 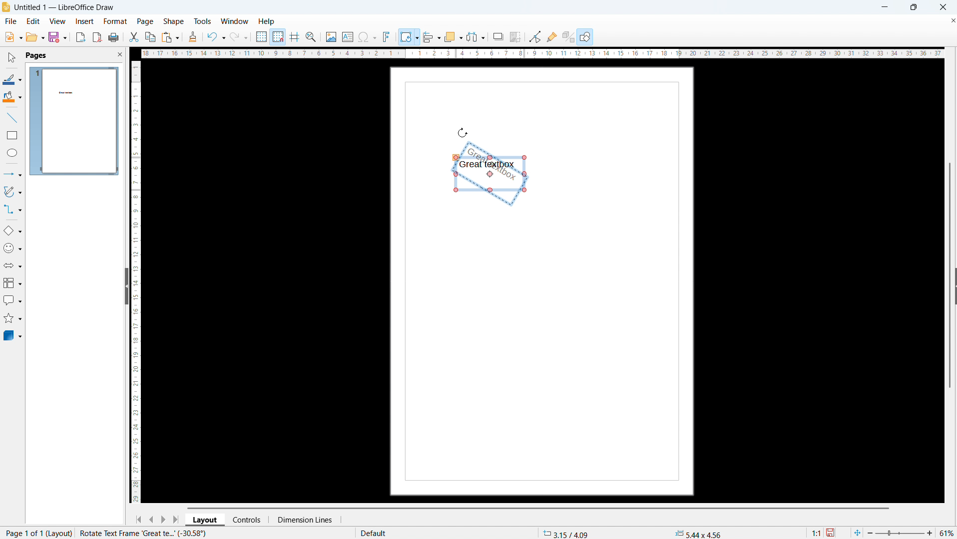 I want to click on fit to page , so click(x=857, y=533).